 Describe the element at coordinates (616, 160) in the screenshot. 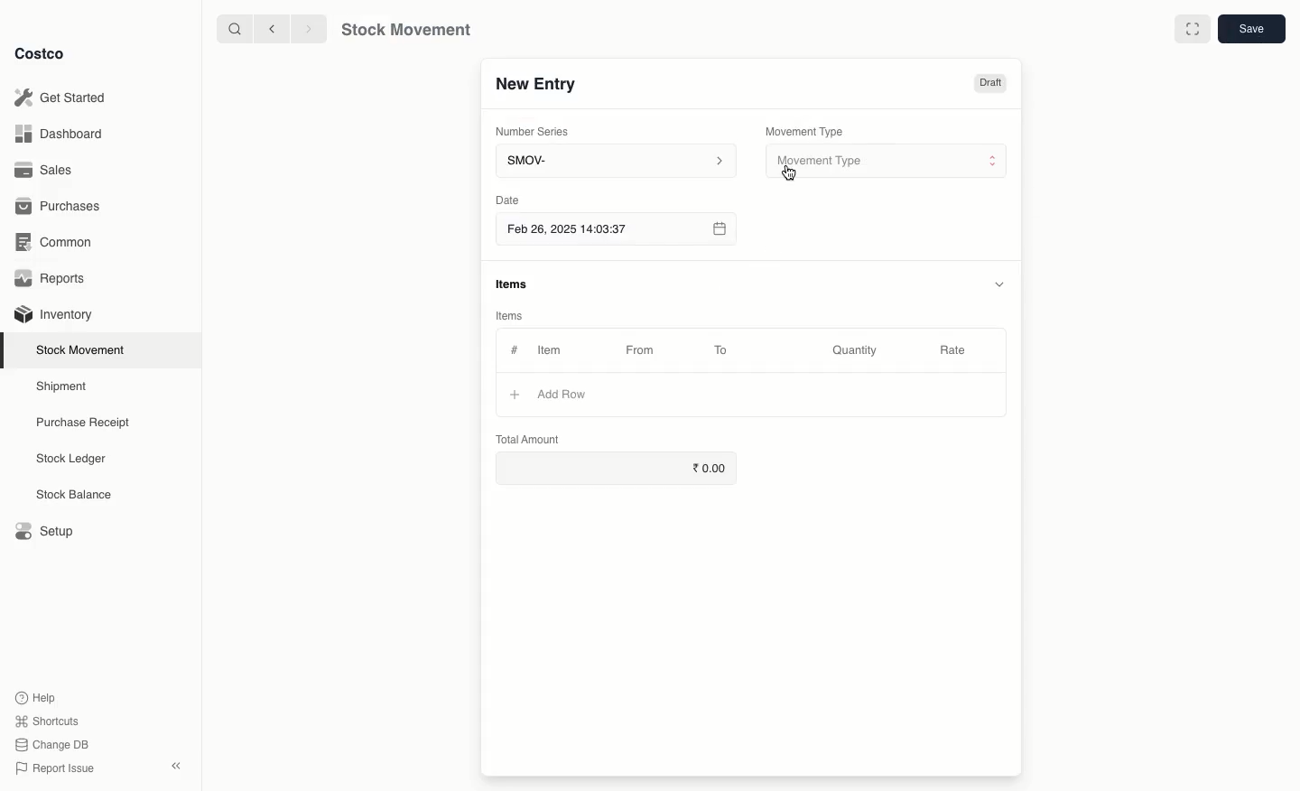

I see `SMOV-` at that location.